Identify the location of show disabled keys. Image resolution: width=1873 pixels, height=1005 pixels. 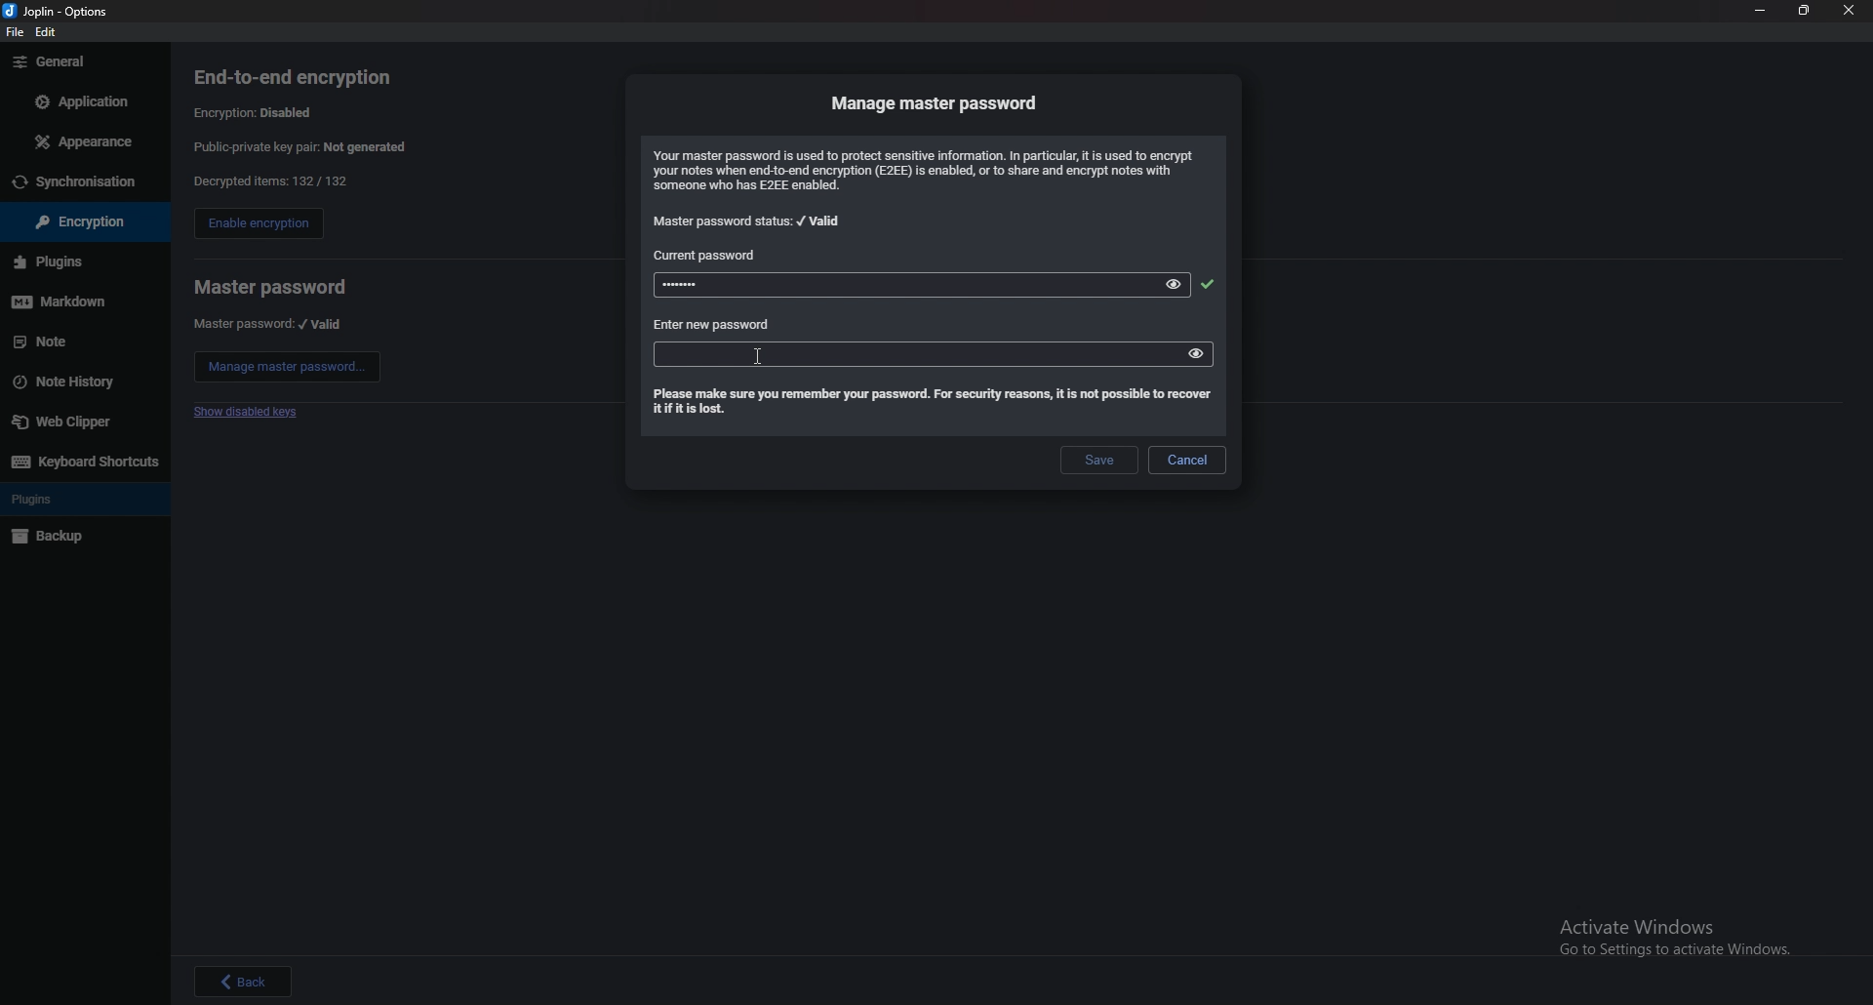
(250, 413).